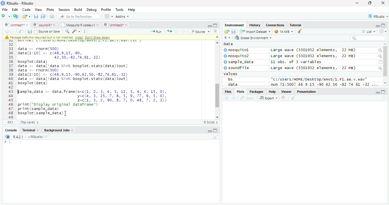  What do you see at coordinates (58, 130) in the screenshot?
I see `Background Jobs` at bounding box center [58, 130].